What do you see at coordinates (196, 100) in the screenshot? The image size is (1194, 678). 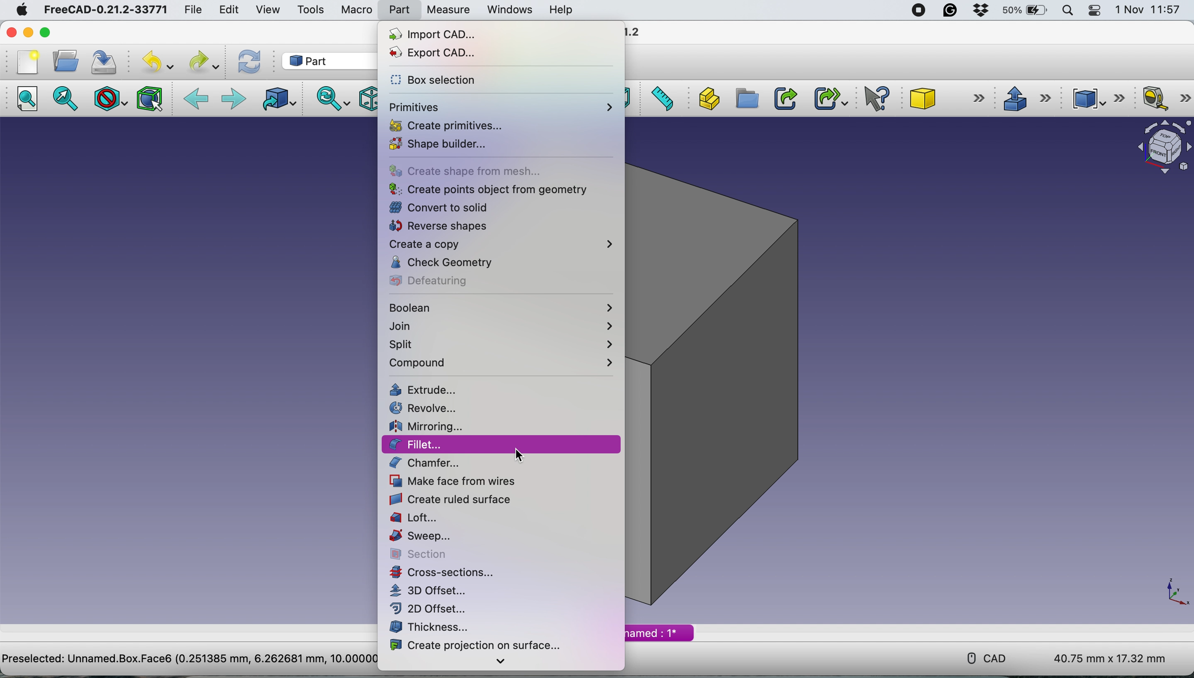 I see `backward` at bounding box center [196, 100].